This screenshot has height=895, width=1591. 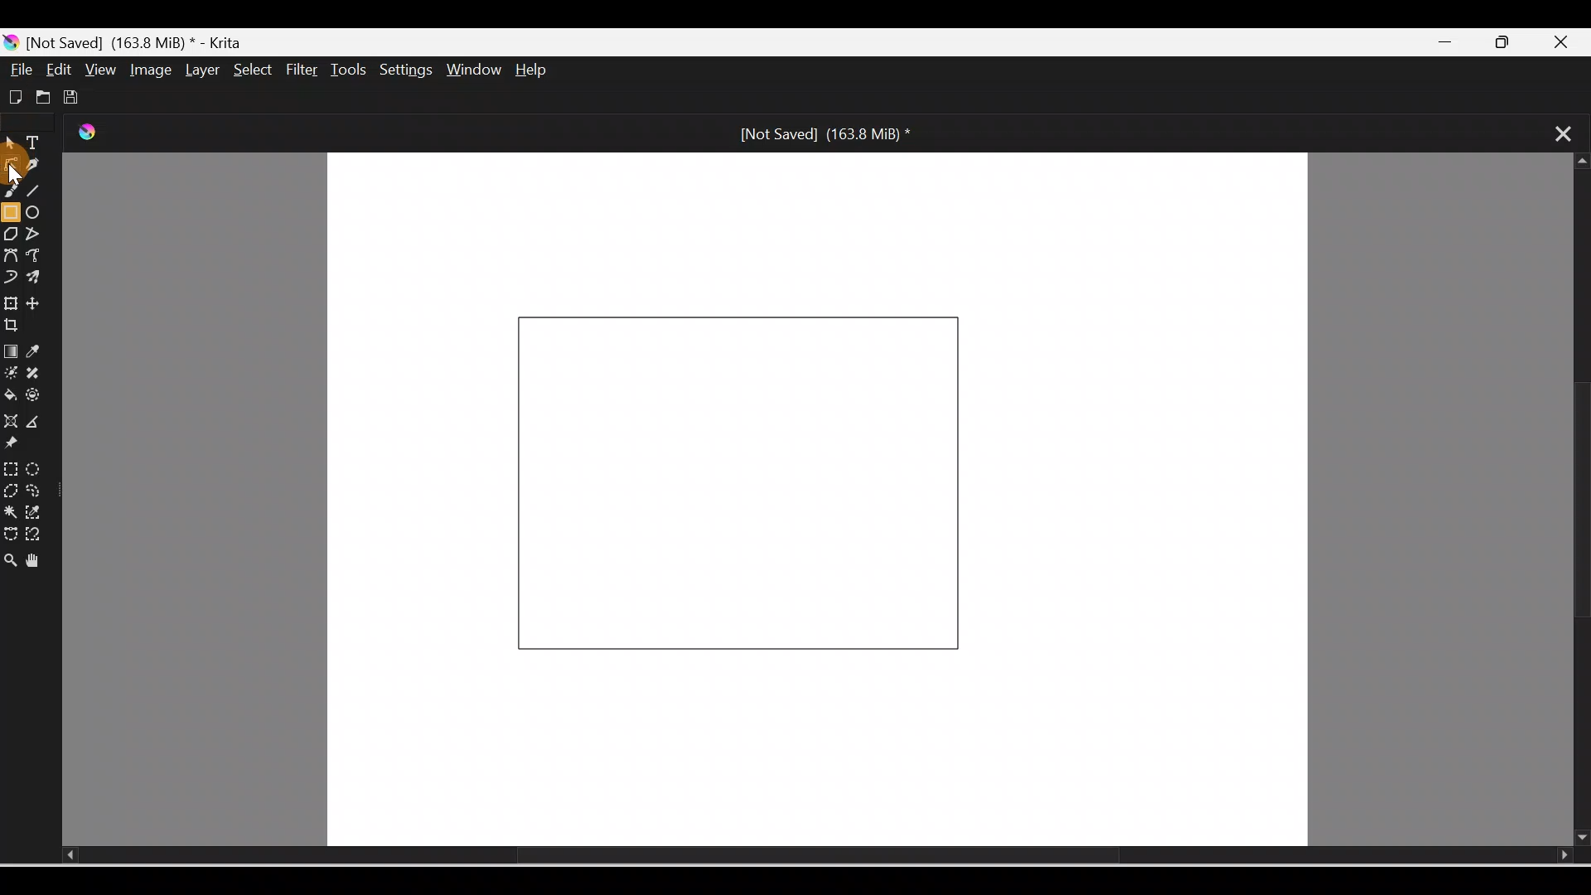 What do you see at coordinates (36, 558) in the screenshot?
I see `Pan tool` at bounding box center [36, 558].